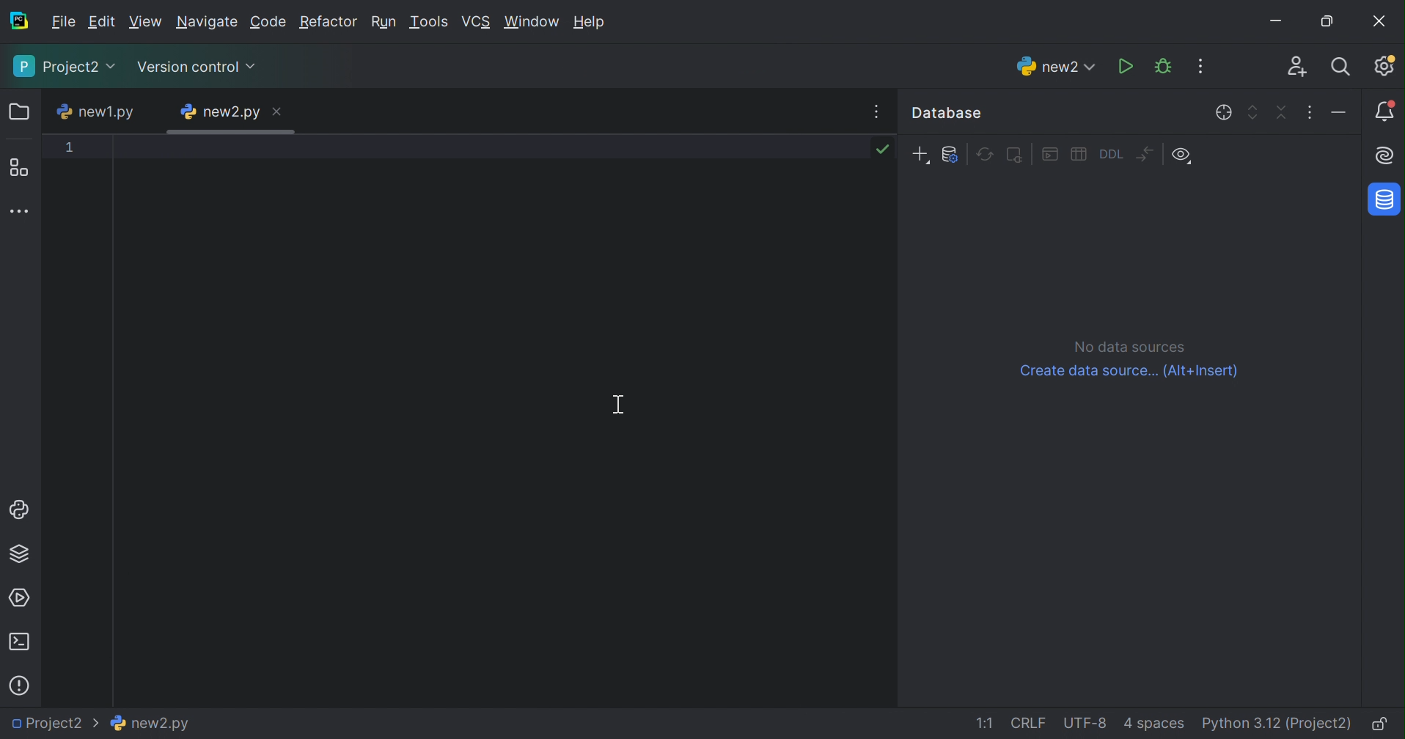 The width and height of the screenshot is (1405, 739). What do you see at coordinates (205, 22) in the screenshot?
I see `Navigate` at bounding box center [205, 22].